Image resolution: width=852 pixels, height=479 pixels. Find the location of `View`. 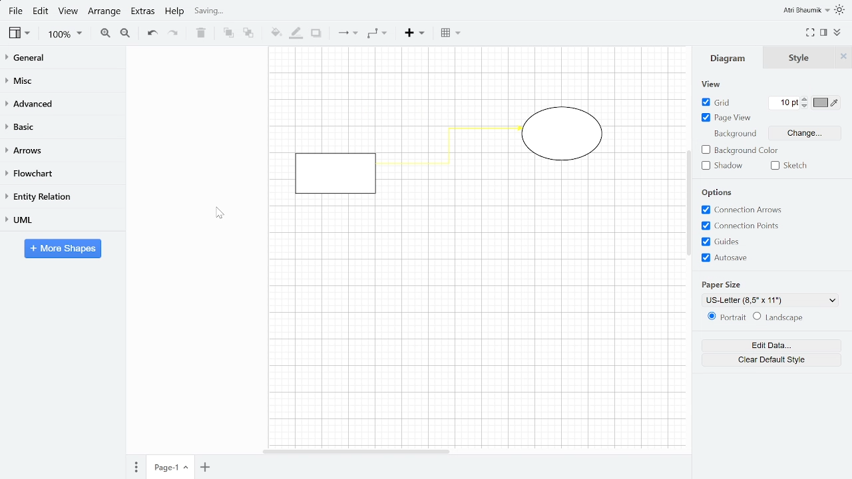

View is located at coordinates (69, 13).